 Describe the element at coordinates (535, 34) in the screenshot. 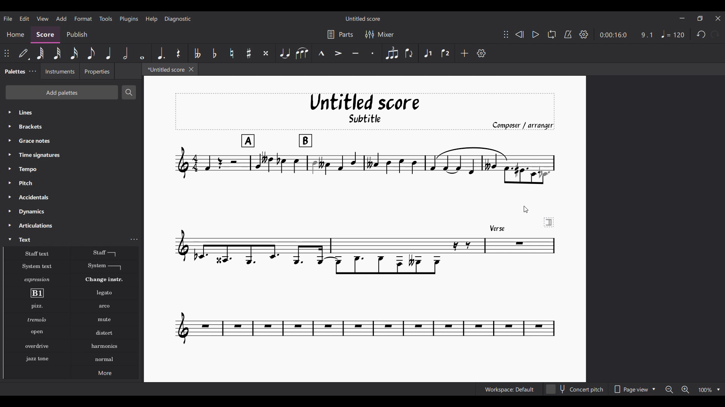

I see `Play` at that location.